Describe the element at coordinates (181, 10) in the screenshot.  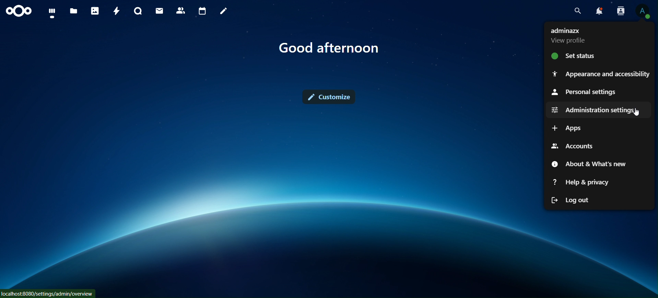
I see `contact` at that location.